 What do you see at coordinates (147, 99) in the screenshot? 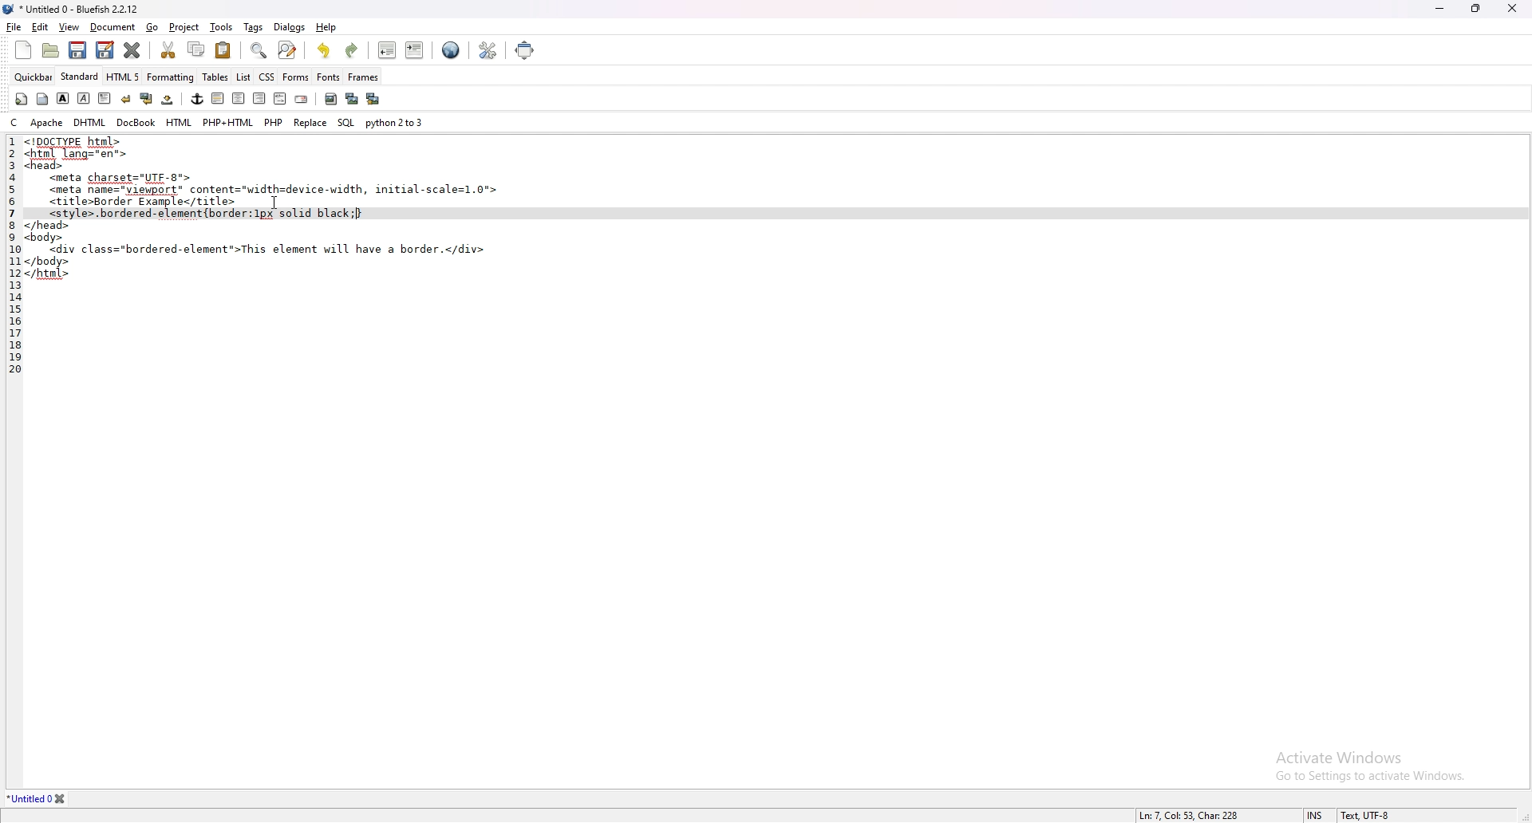
I see `break and clear` at bounding box center [147, 99].